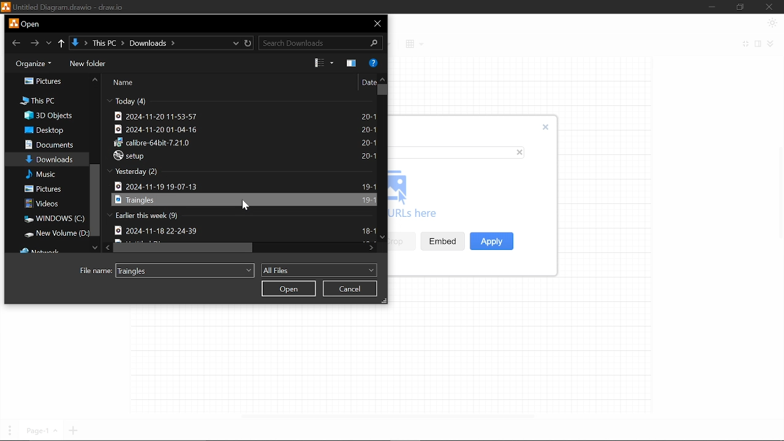 The width and height of the screenshot is (784, 441). Describe the element at coordinates (413, 43) in the screenshot. I see `Table` at that location.